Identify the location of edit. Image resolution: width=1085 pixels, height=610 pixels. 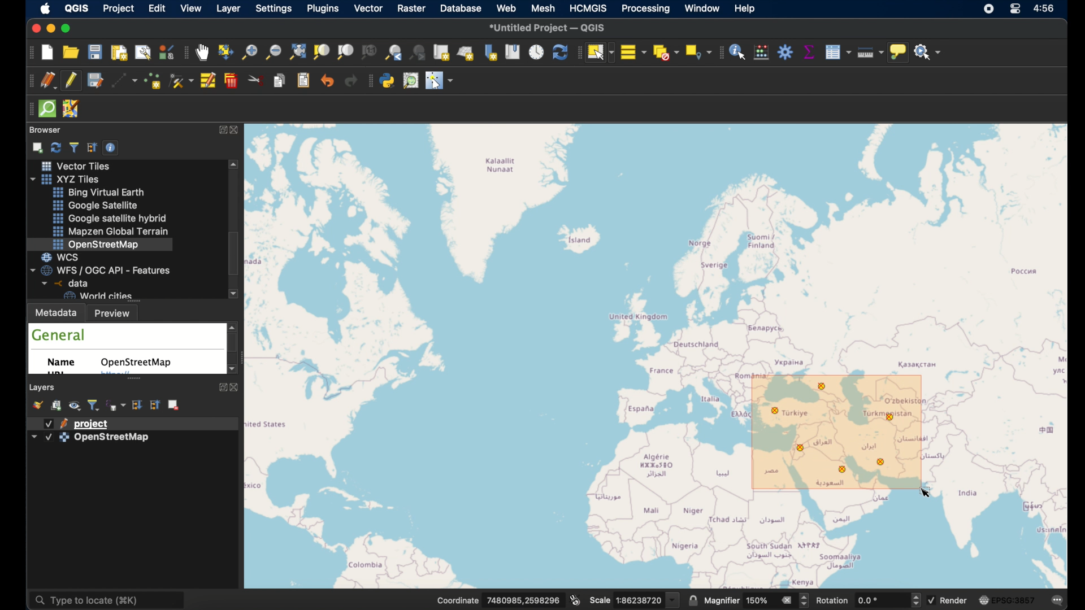
(158, 8).